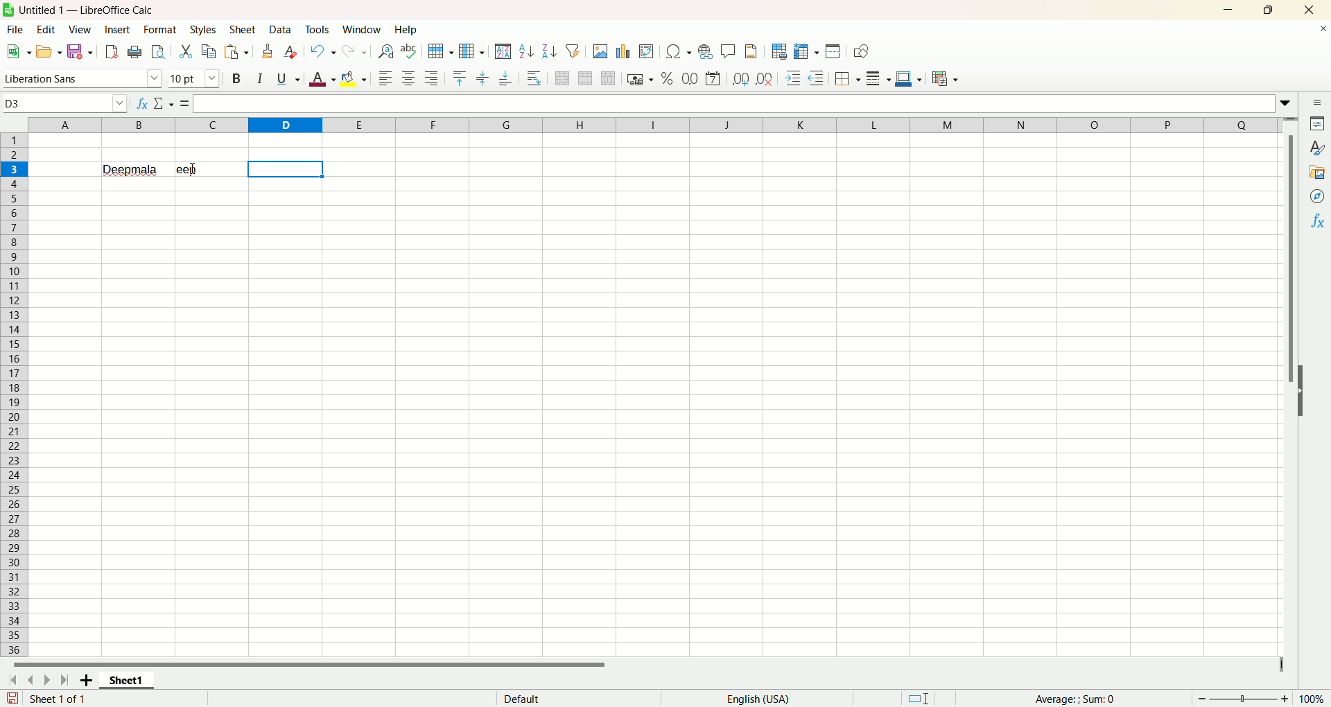 This screenshot has width=1331, height=707. Describe the element at coordinates (355, 52) in the screenshot. I see `Redo` at that location.